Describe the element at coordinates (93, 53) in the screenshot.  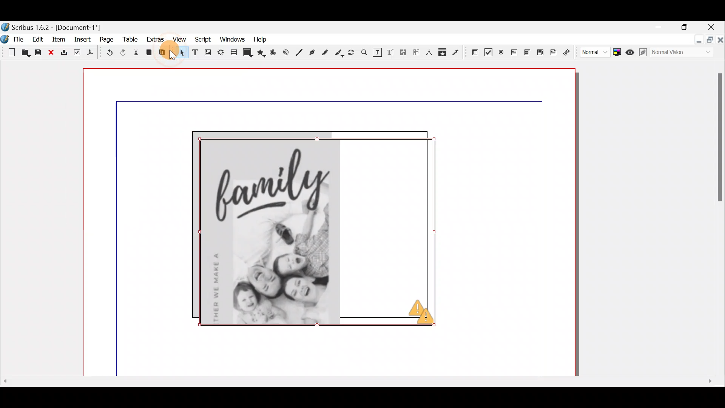
I see `Save as PDF` at that location.